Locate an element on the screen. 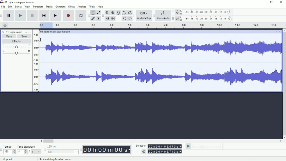  Audio Setup is located at coordinates (144, 19).